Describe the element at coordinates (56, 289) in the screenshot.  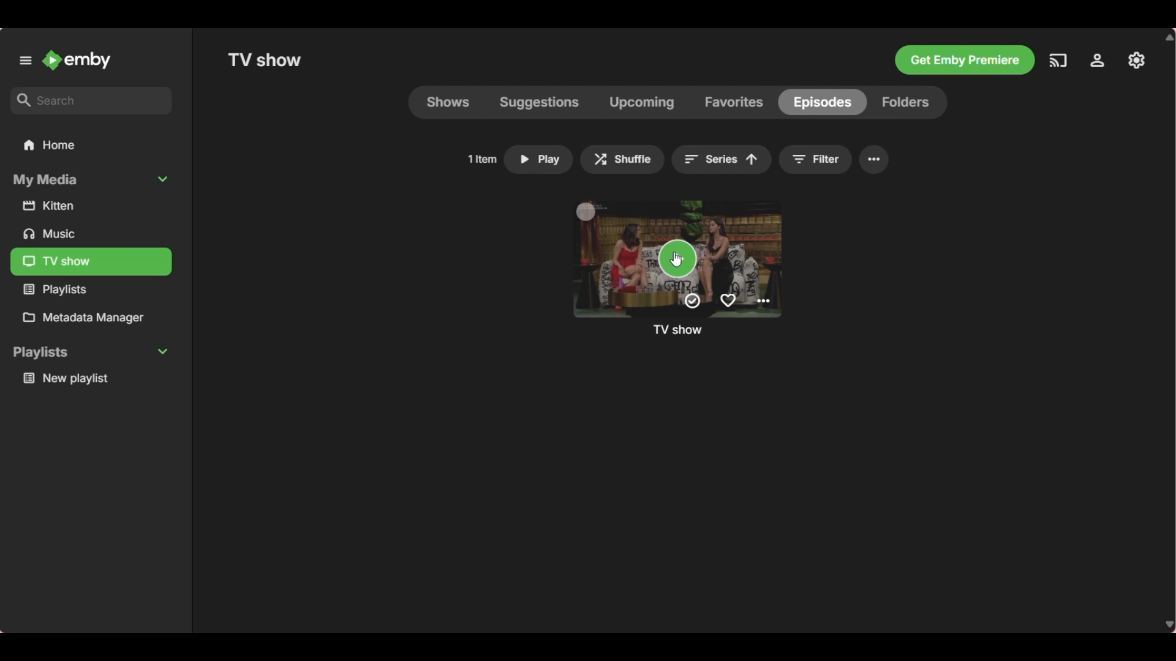
I see `Media files under My Media` at that location.